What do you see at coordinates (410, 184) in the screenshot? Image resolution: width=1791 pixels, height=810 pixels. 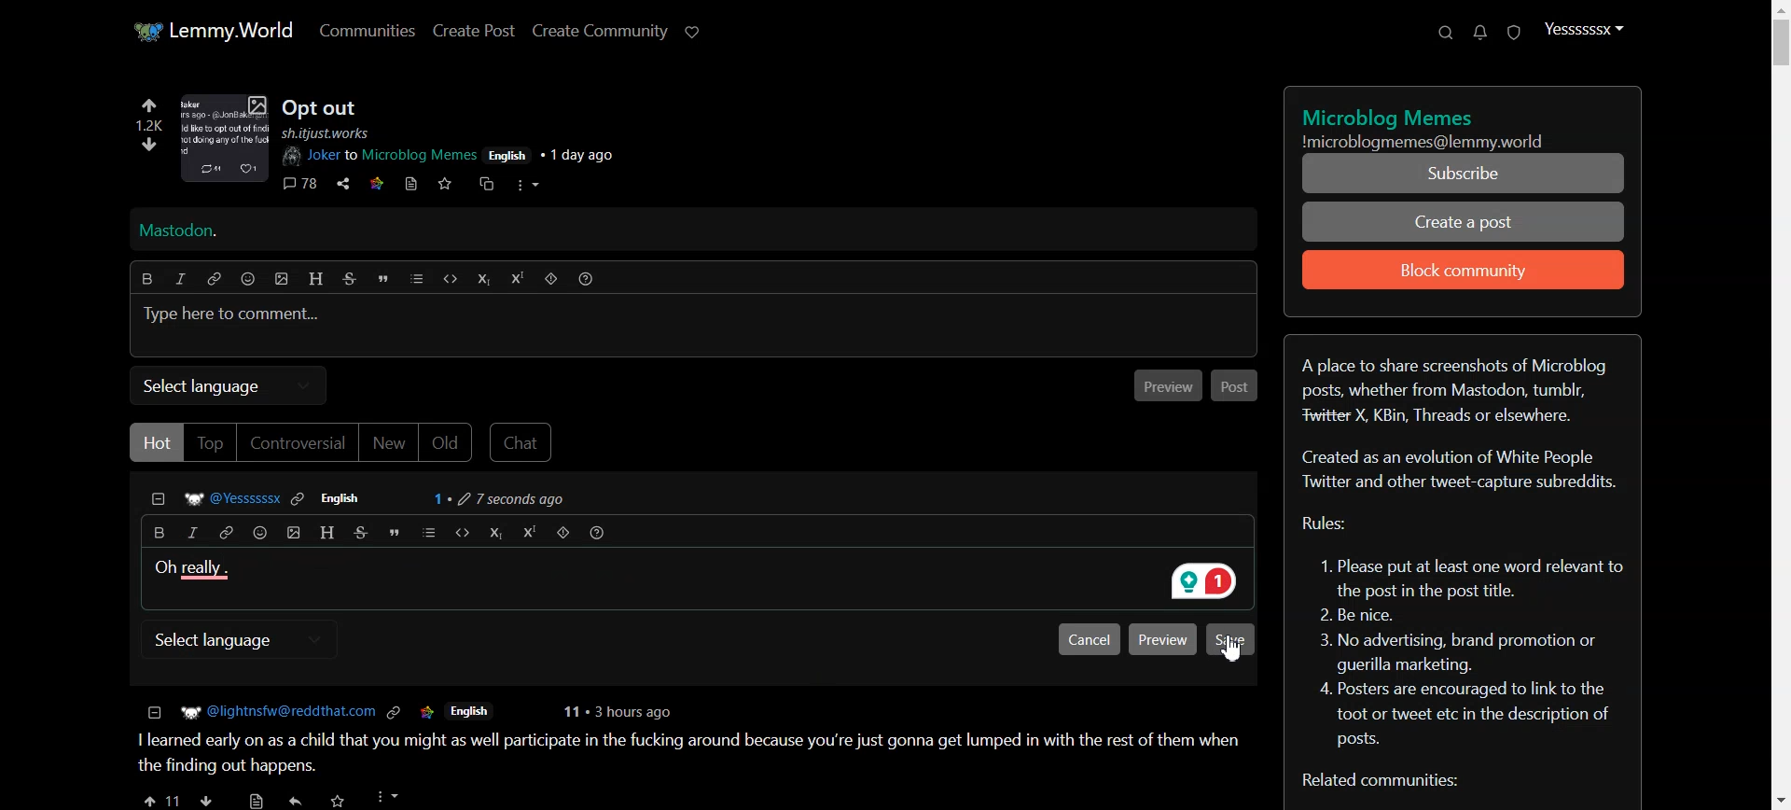 I see `book mark` at bounding box center [410, 184].